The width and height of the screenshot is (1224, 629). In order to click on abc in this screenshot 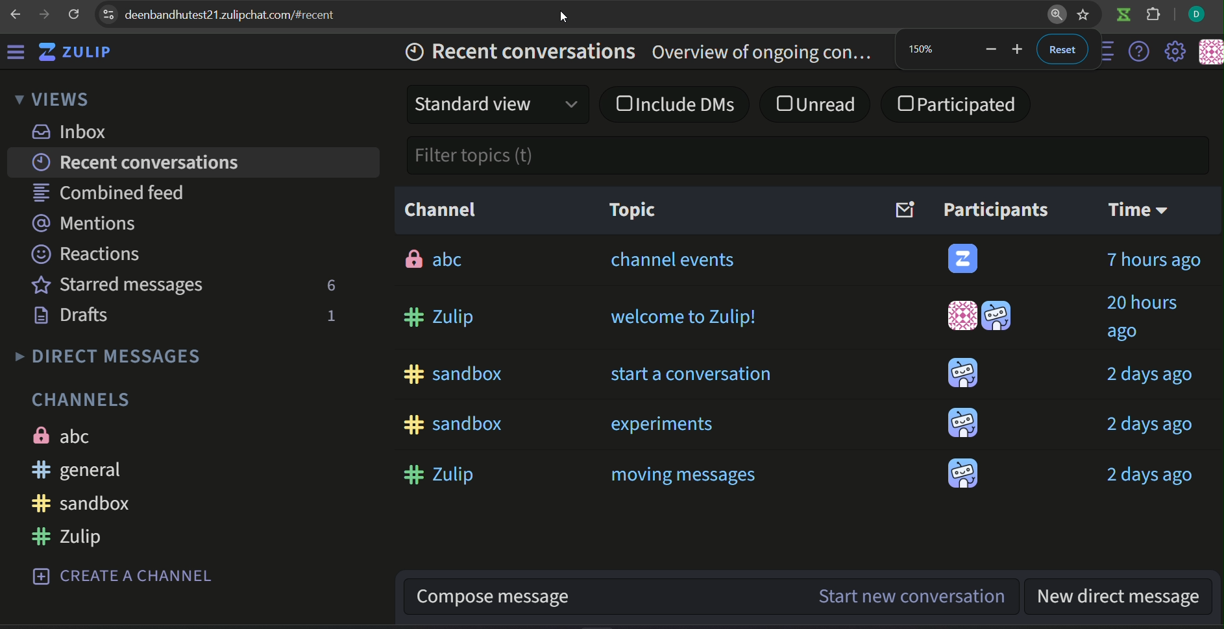, I will do `click(434, 261)`.